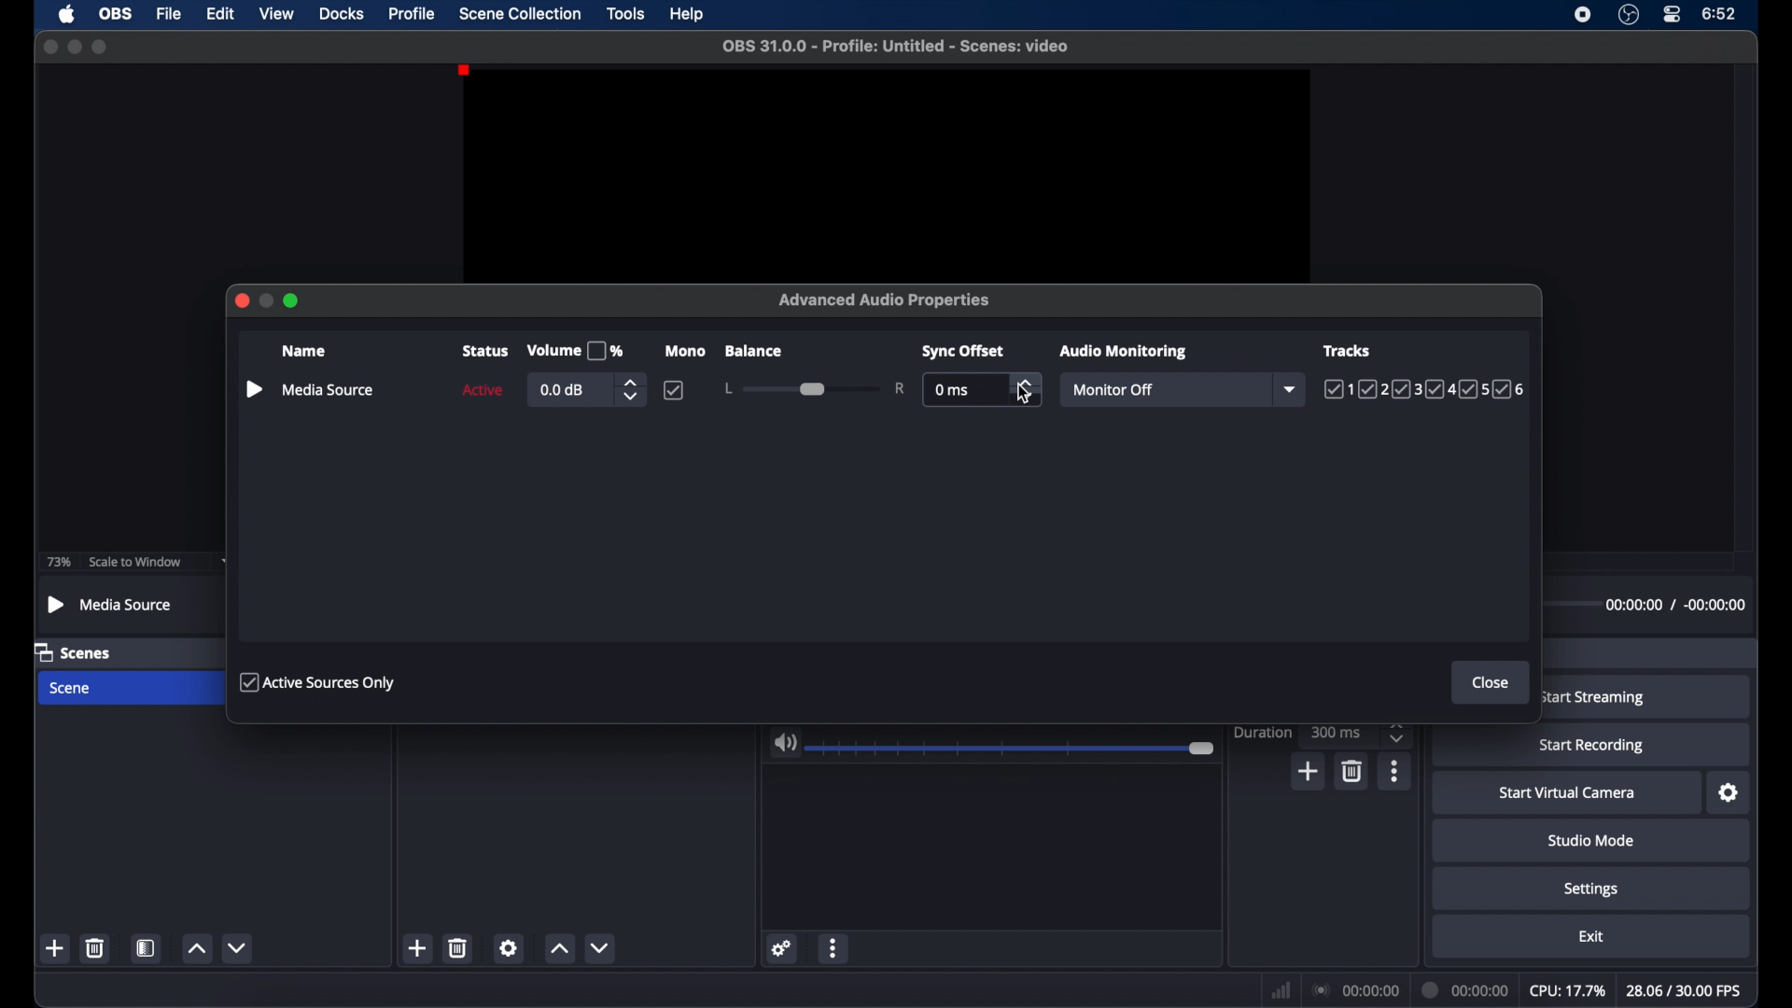 This screenshot has width=1792, height=1008. Describe the element at coordinates (94, 947) in the screenshot. I see `delete` at that location.